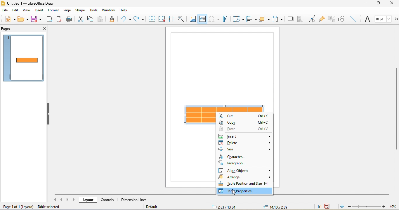 The width and height of the screenshot is (399, 210). What do you see at coordinates (366, 207) in the screenshot?
I see `zoom` at bounding box center [366, 207].